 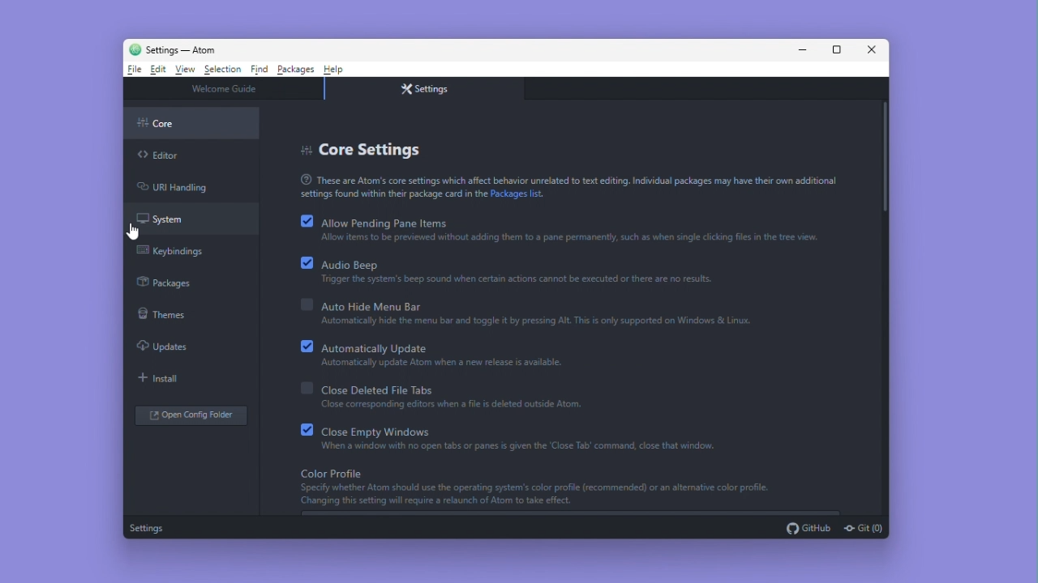 What do you see at coordinates (185, 155) in the screenshot?
I see `editor` at bounding box center [185, 155].